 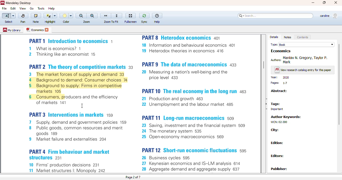 I want to click on edit, so click(x=13, y=8).